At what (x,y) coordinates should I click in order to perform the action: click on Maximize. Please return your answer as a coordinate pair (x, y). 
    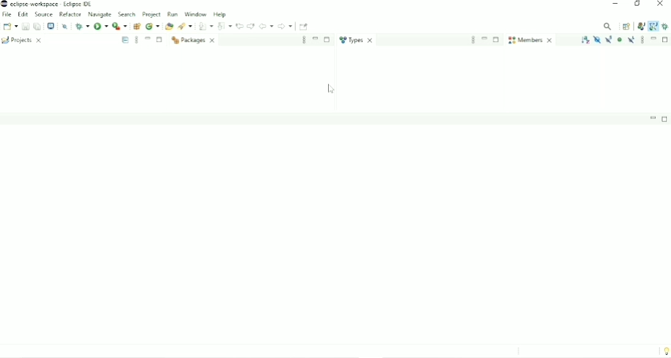
    Looking at the image, I should click on (496, 39).